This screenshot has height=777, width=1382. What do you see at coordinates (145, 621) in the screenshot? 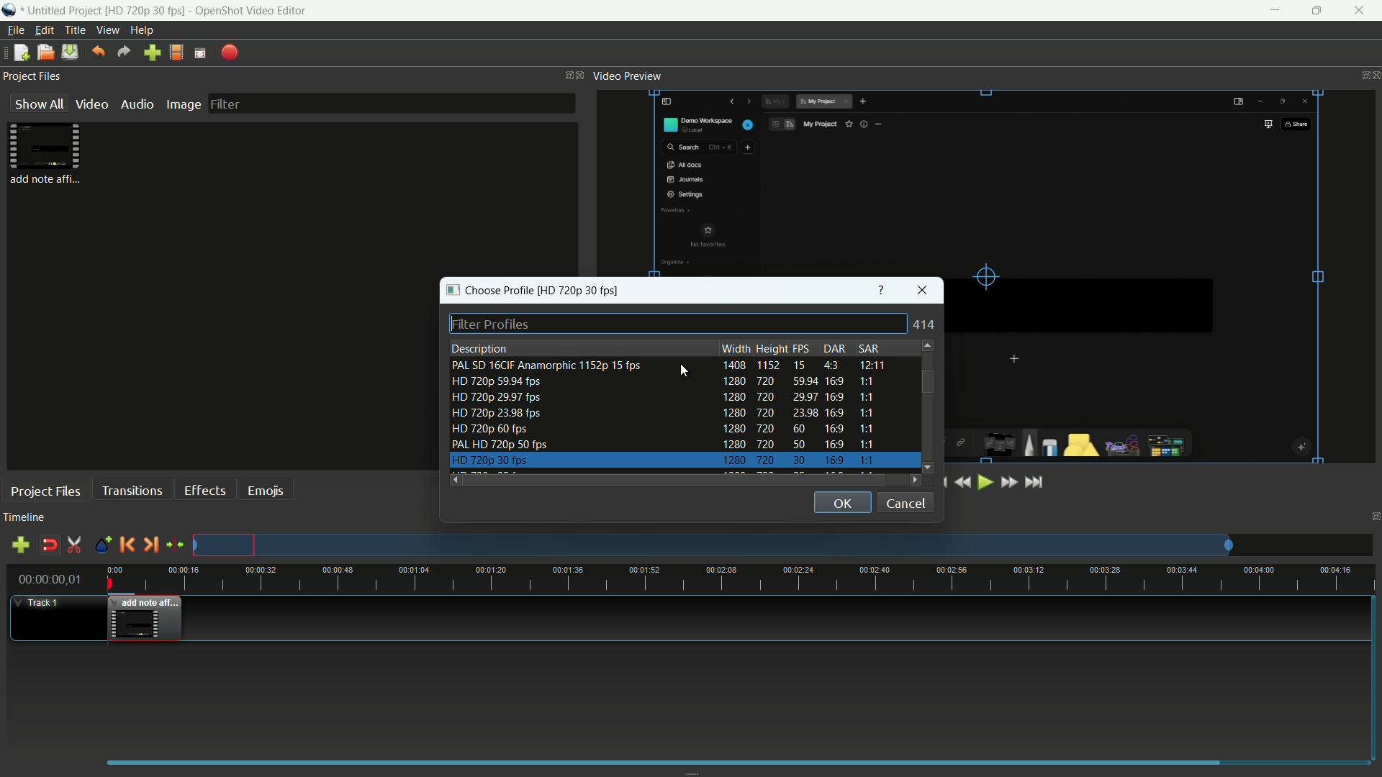
I see `video in timeline` at bounding box center [145, 621].